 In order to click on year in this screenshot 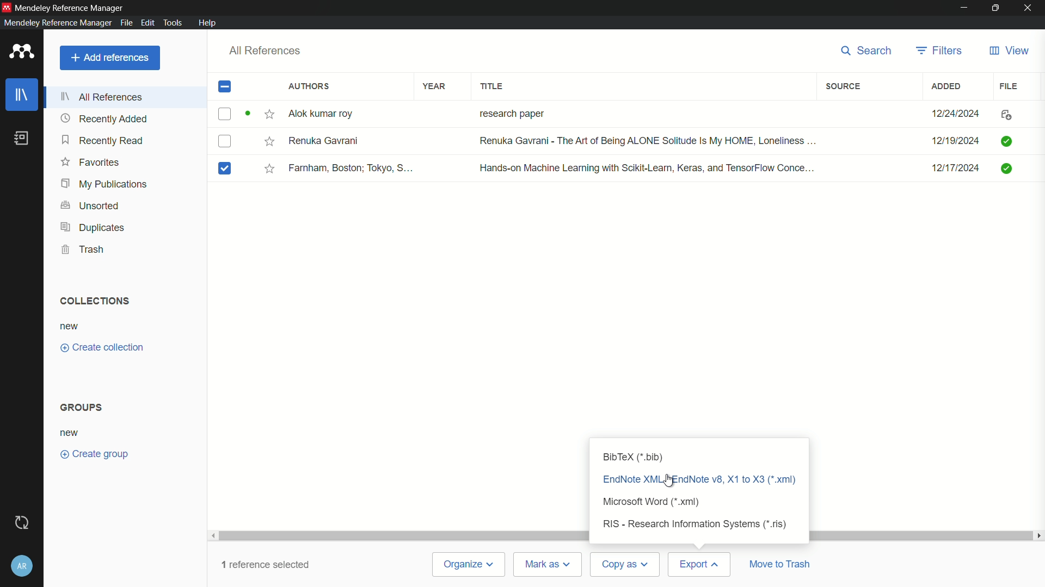, I will do `click(435, 86)`.